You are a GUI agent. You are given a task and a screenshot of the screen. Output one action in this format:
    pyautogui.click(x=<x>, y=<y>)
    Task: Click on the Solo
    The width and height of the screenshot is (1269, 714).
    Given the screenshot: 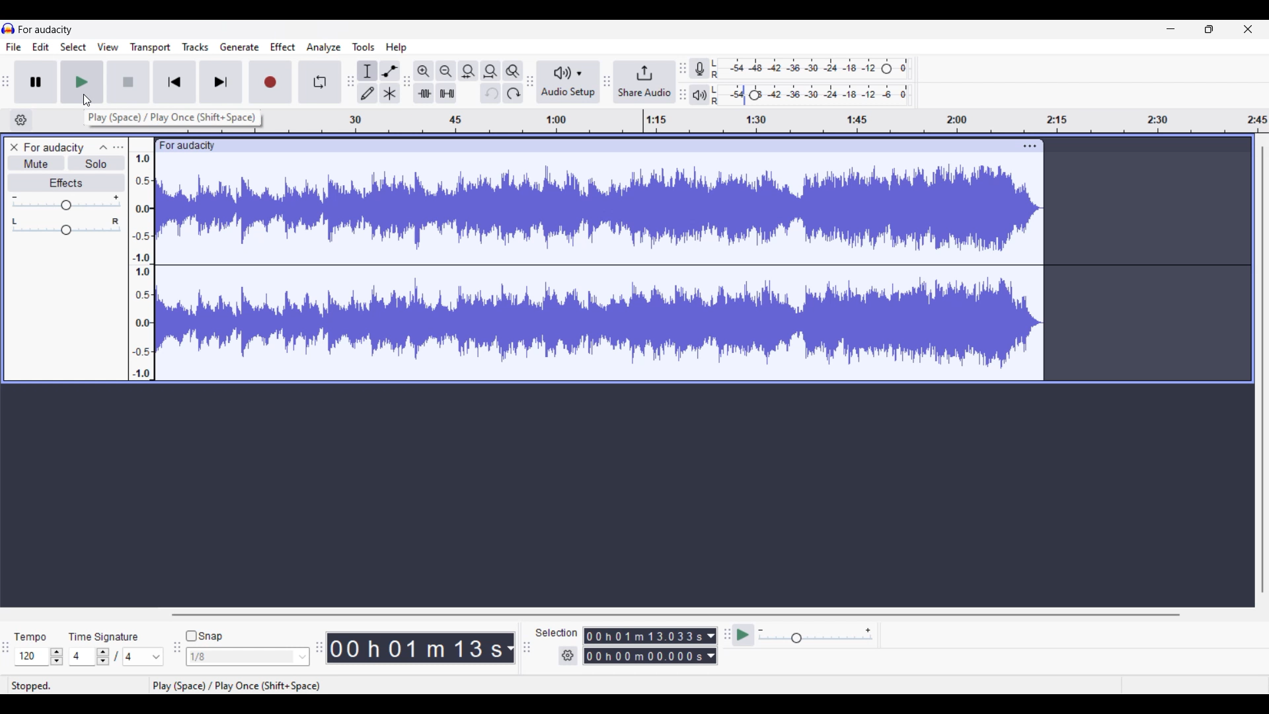 What is the action you would take?
    pyautogui.click(x=96, y=163)
    